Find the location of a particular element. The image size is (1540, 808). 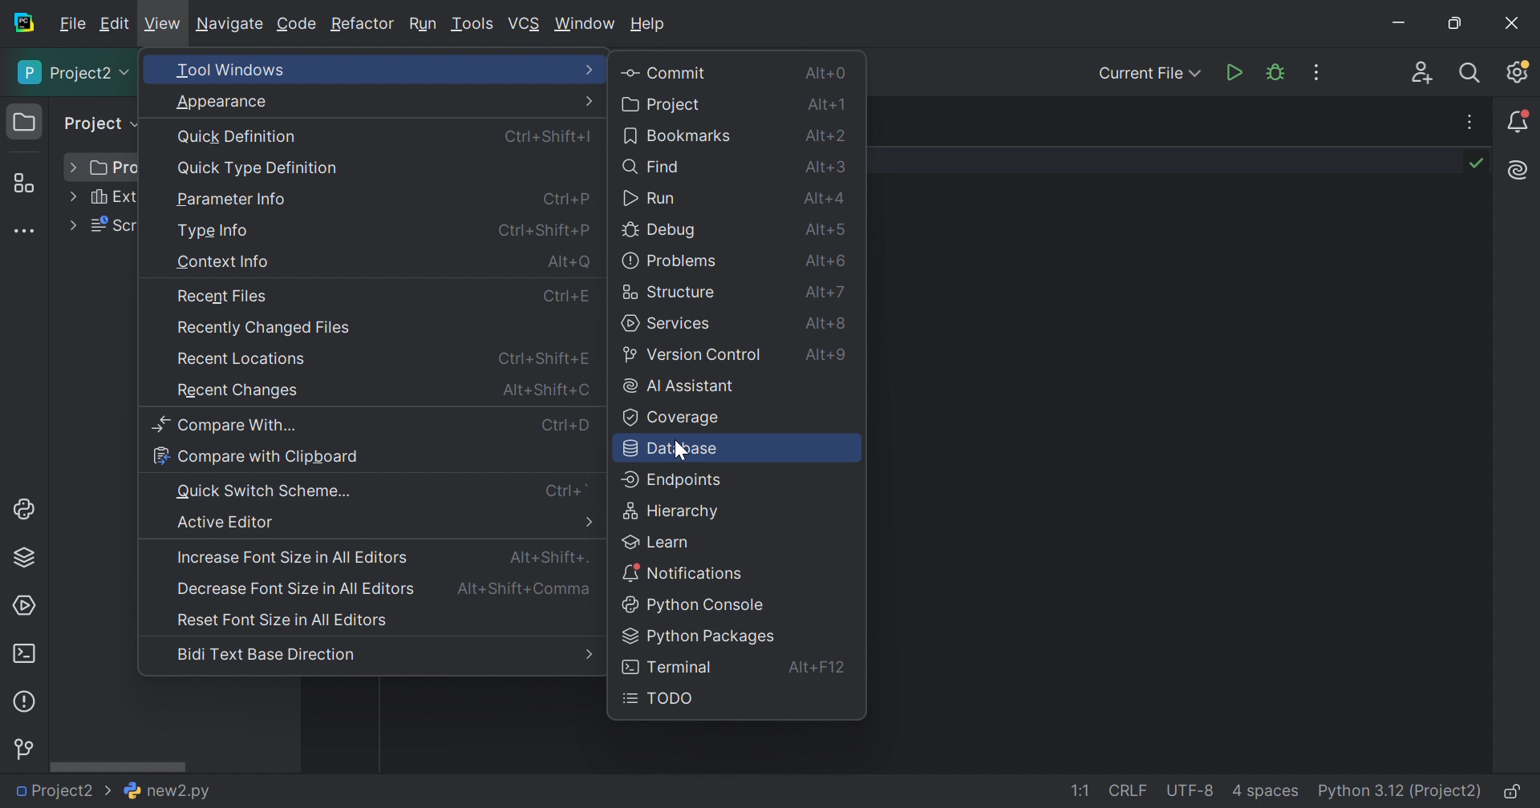

Python packages is located at coordinates (698, 637).